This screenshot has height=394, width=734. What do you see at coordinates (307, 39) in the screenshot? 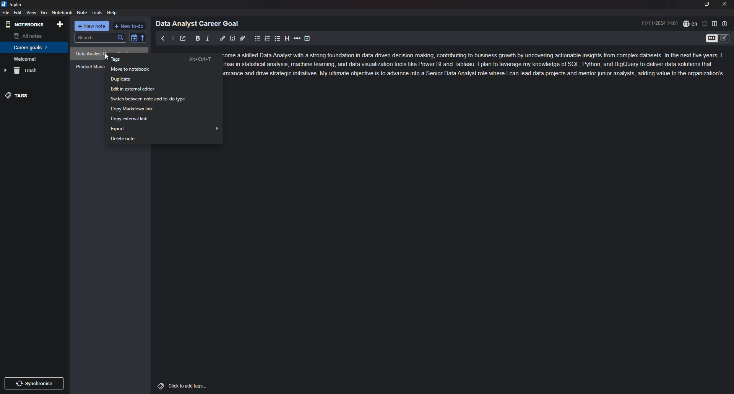
I see `add time` at bounding box center [307, 39].